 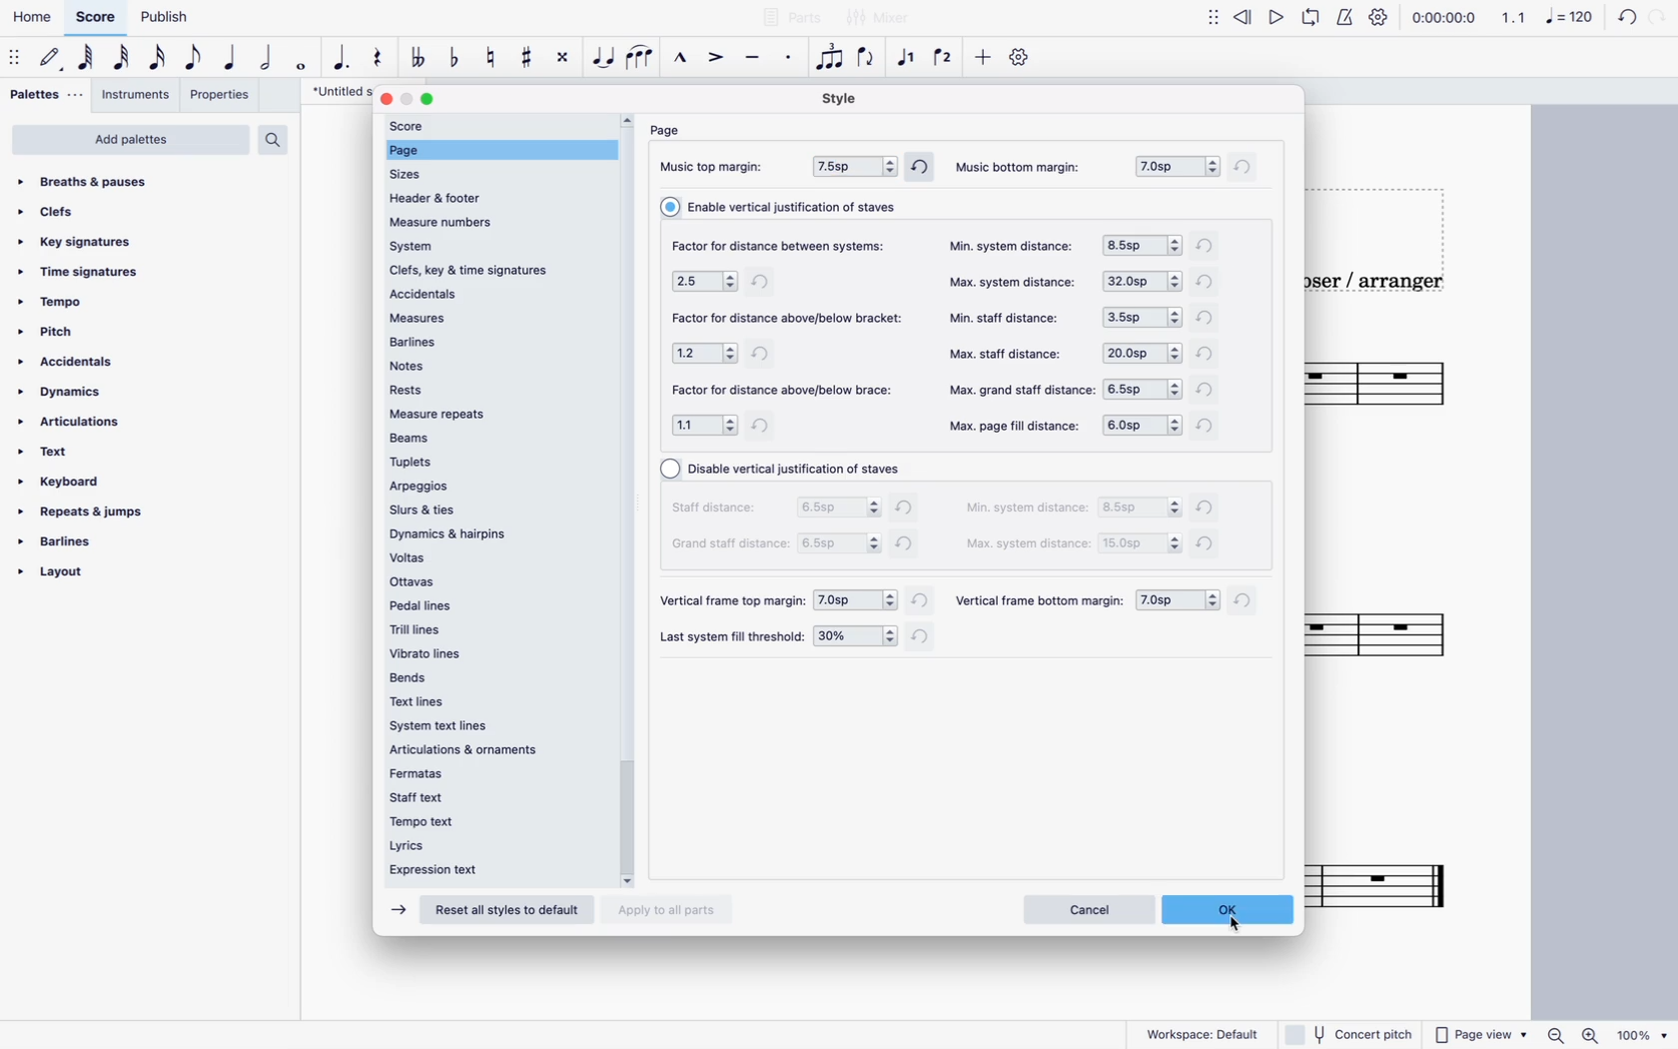 What do you see at coordinates (496, 126) in the screenshot?
I see `score` at bounding box center [496, 126].